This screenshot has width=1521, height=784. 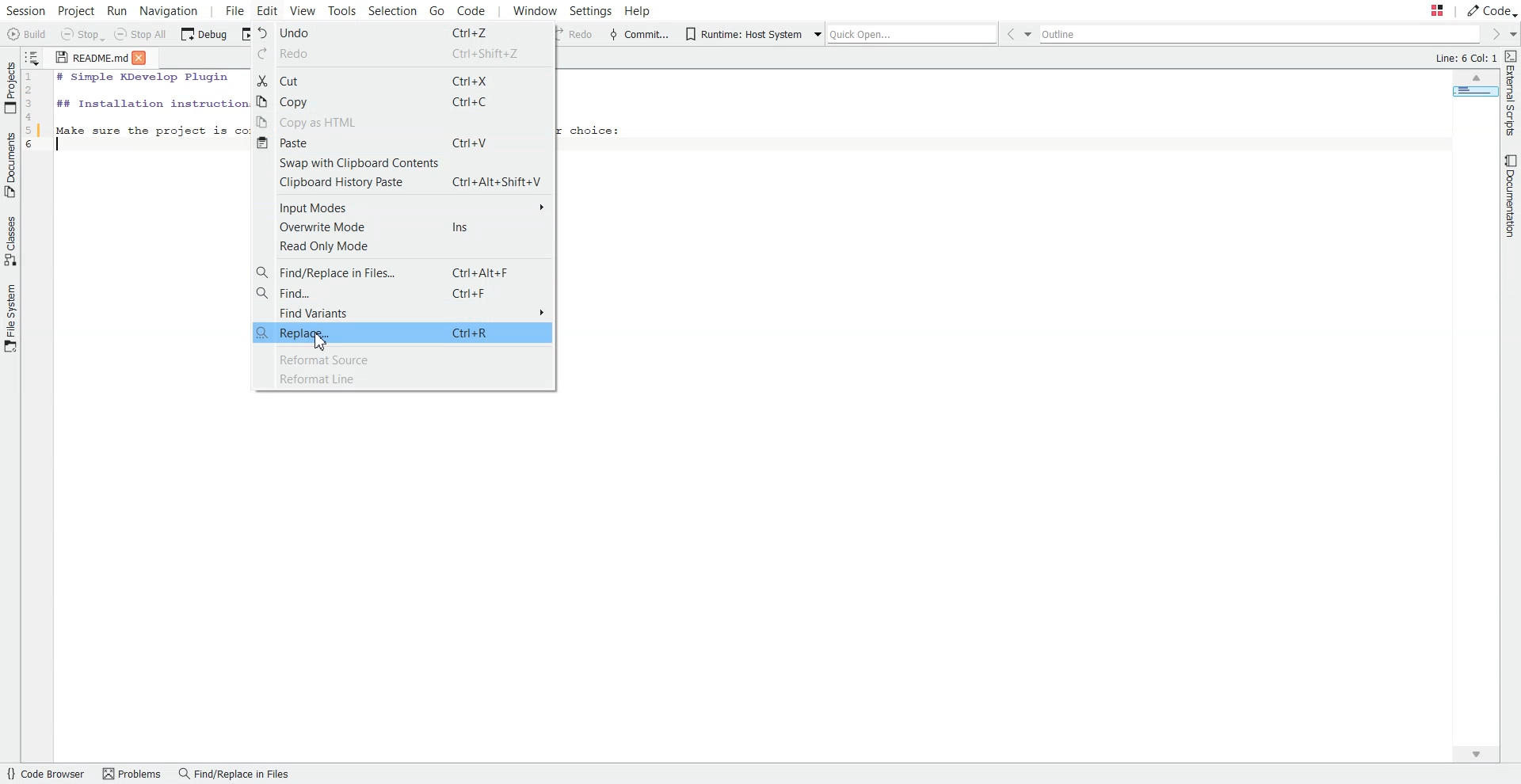 I want to click on Line:6 Col:1, so click(x=1463, y=59).